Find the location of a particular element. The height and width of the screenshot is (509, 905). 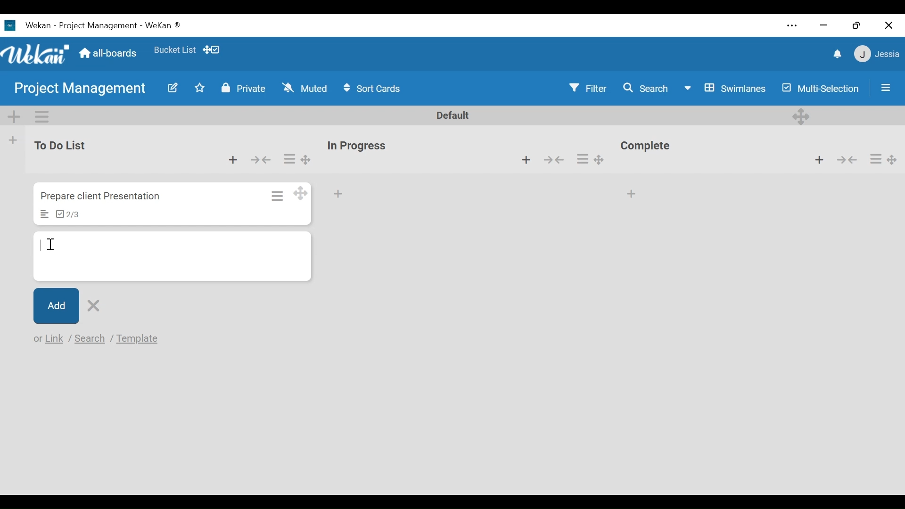

Card description is located at coordinates (45, 214).